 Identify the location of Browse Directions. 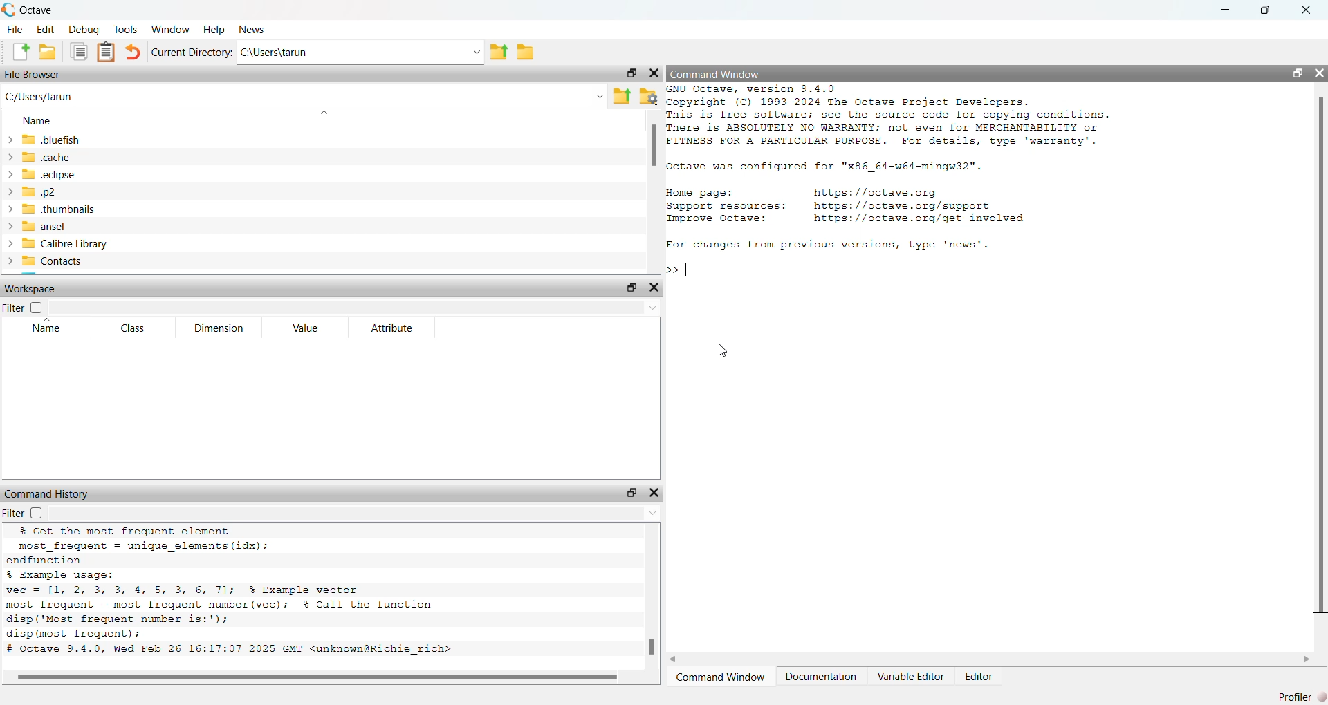
(526, 51).